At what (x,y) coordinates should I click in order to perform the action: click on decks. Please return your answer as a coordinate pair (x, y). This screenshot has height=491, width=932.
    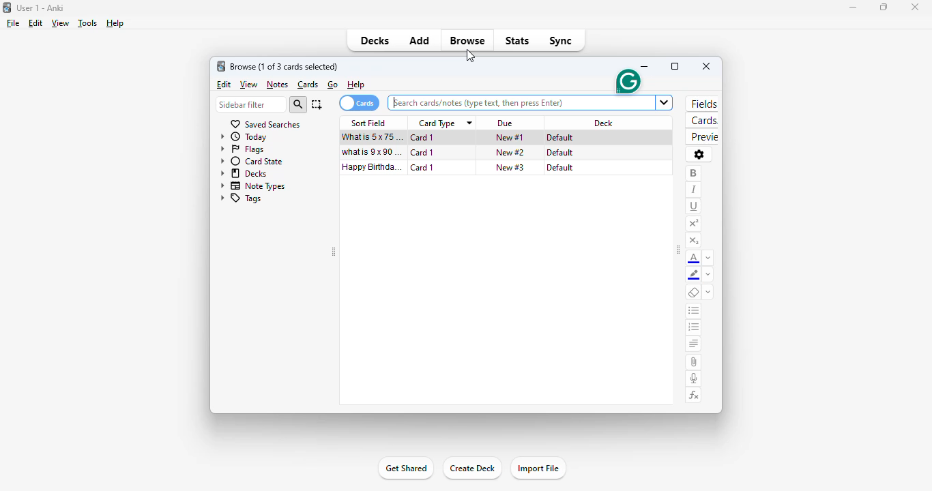
    Looking at the image, I should click on (374, 40).